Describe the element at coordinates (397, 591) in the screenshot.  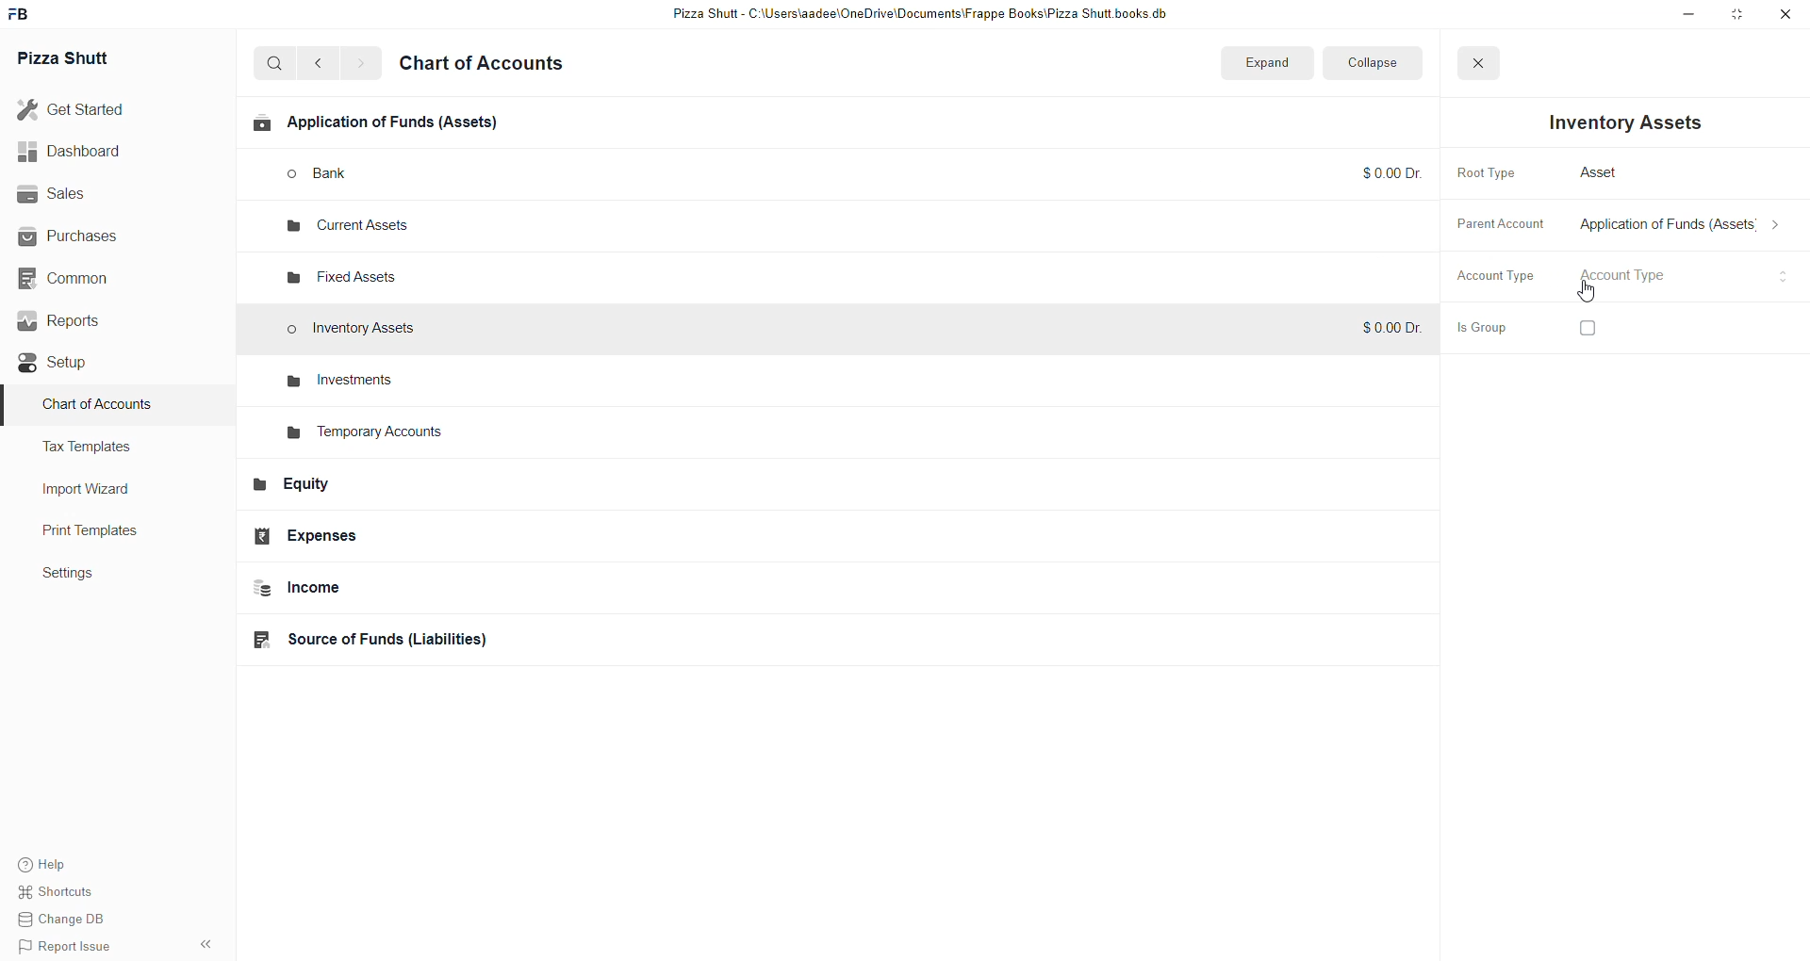
I see `Income ` at that location.